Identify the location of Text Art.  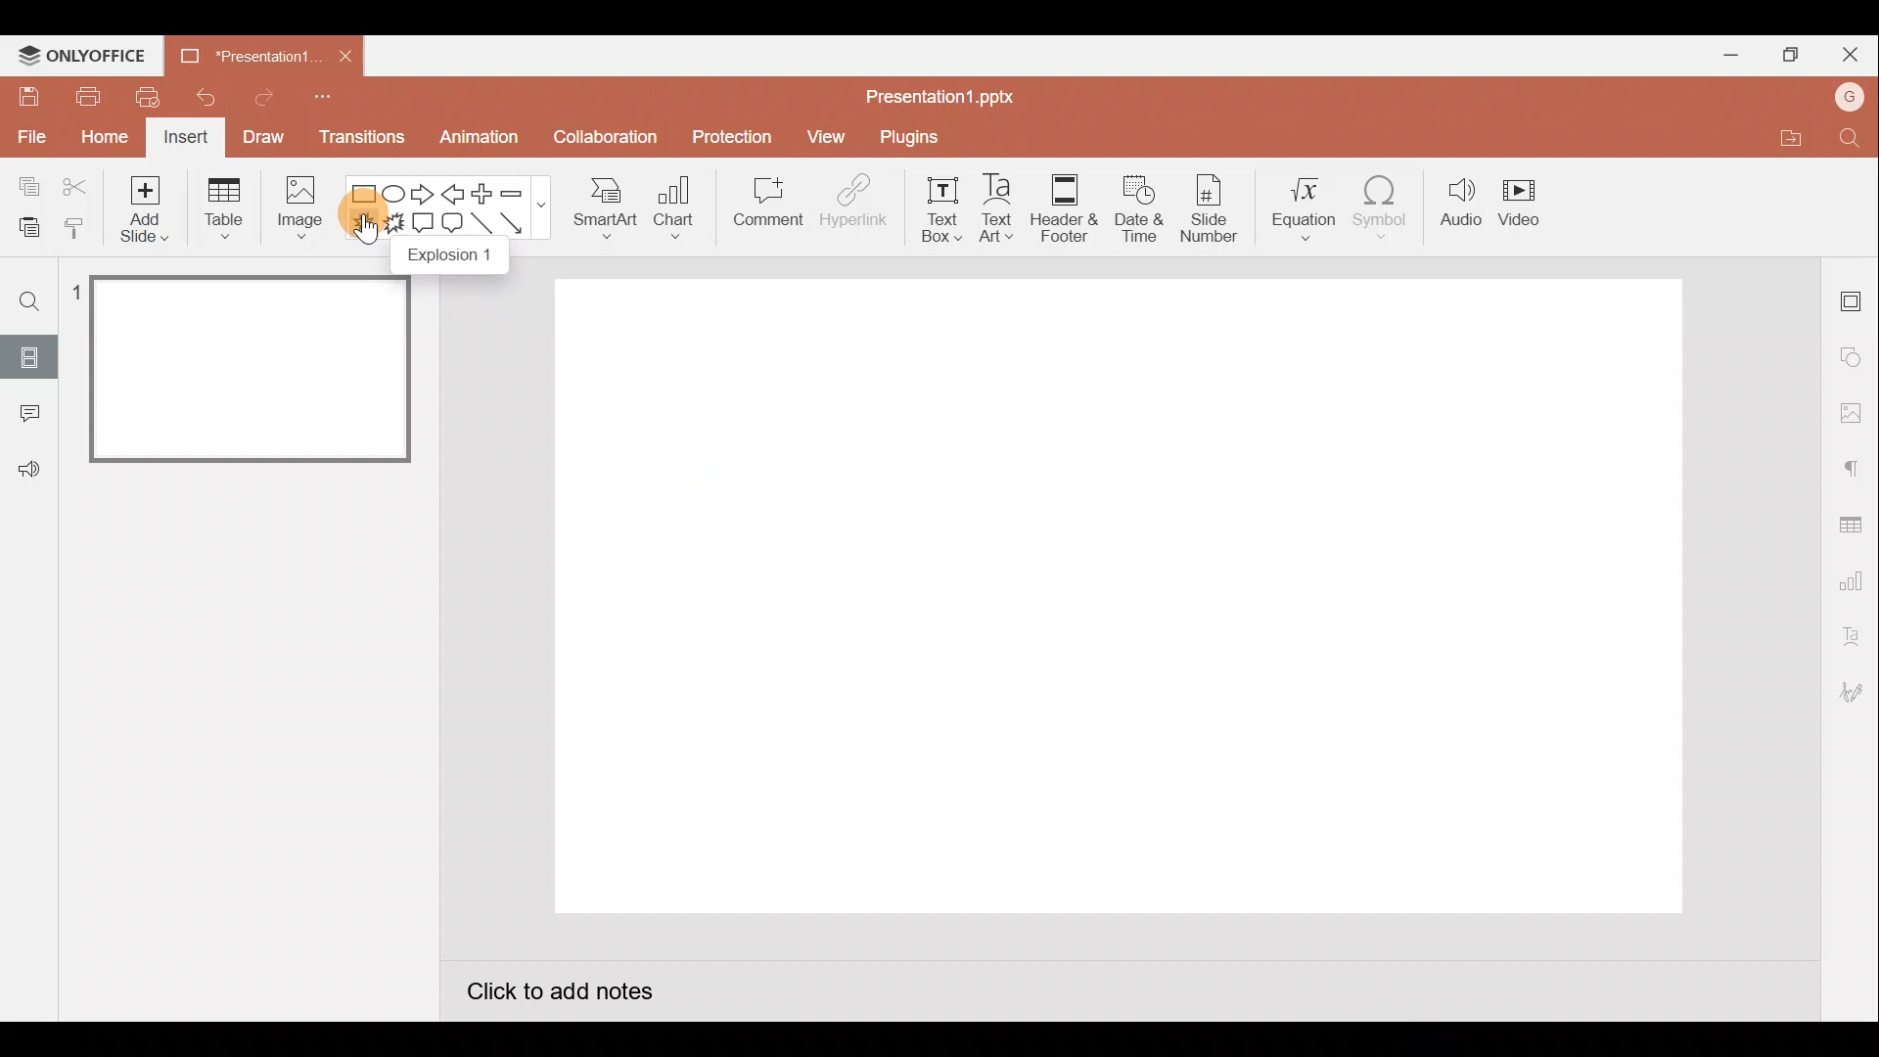
(994, 209).